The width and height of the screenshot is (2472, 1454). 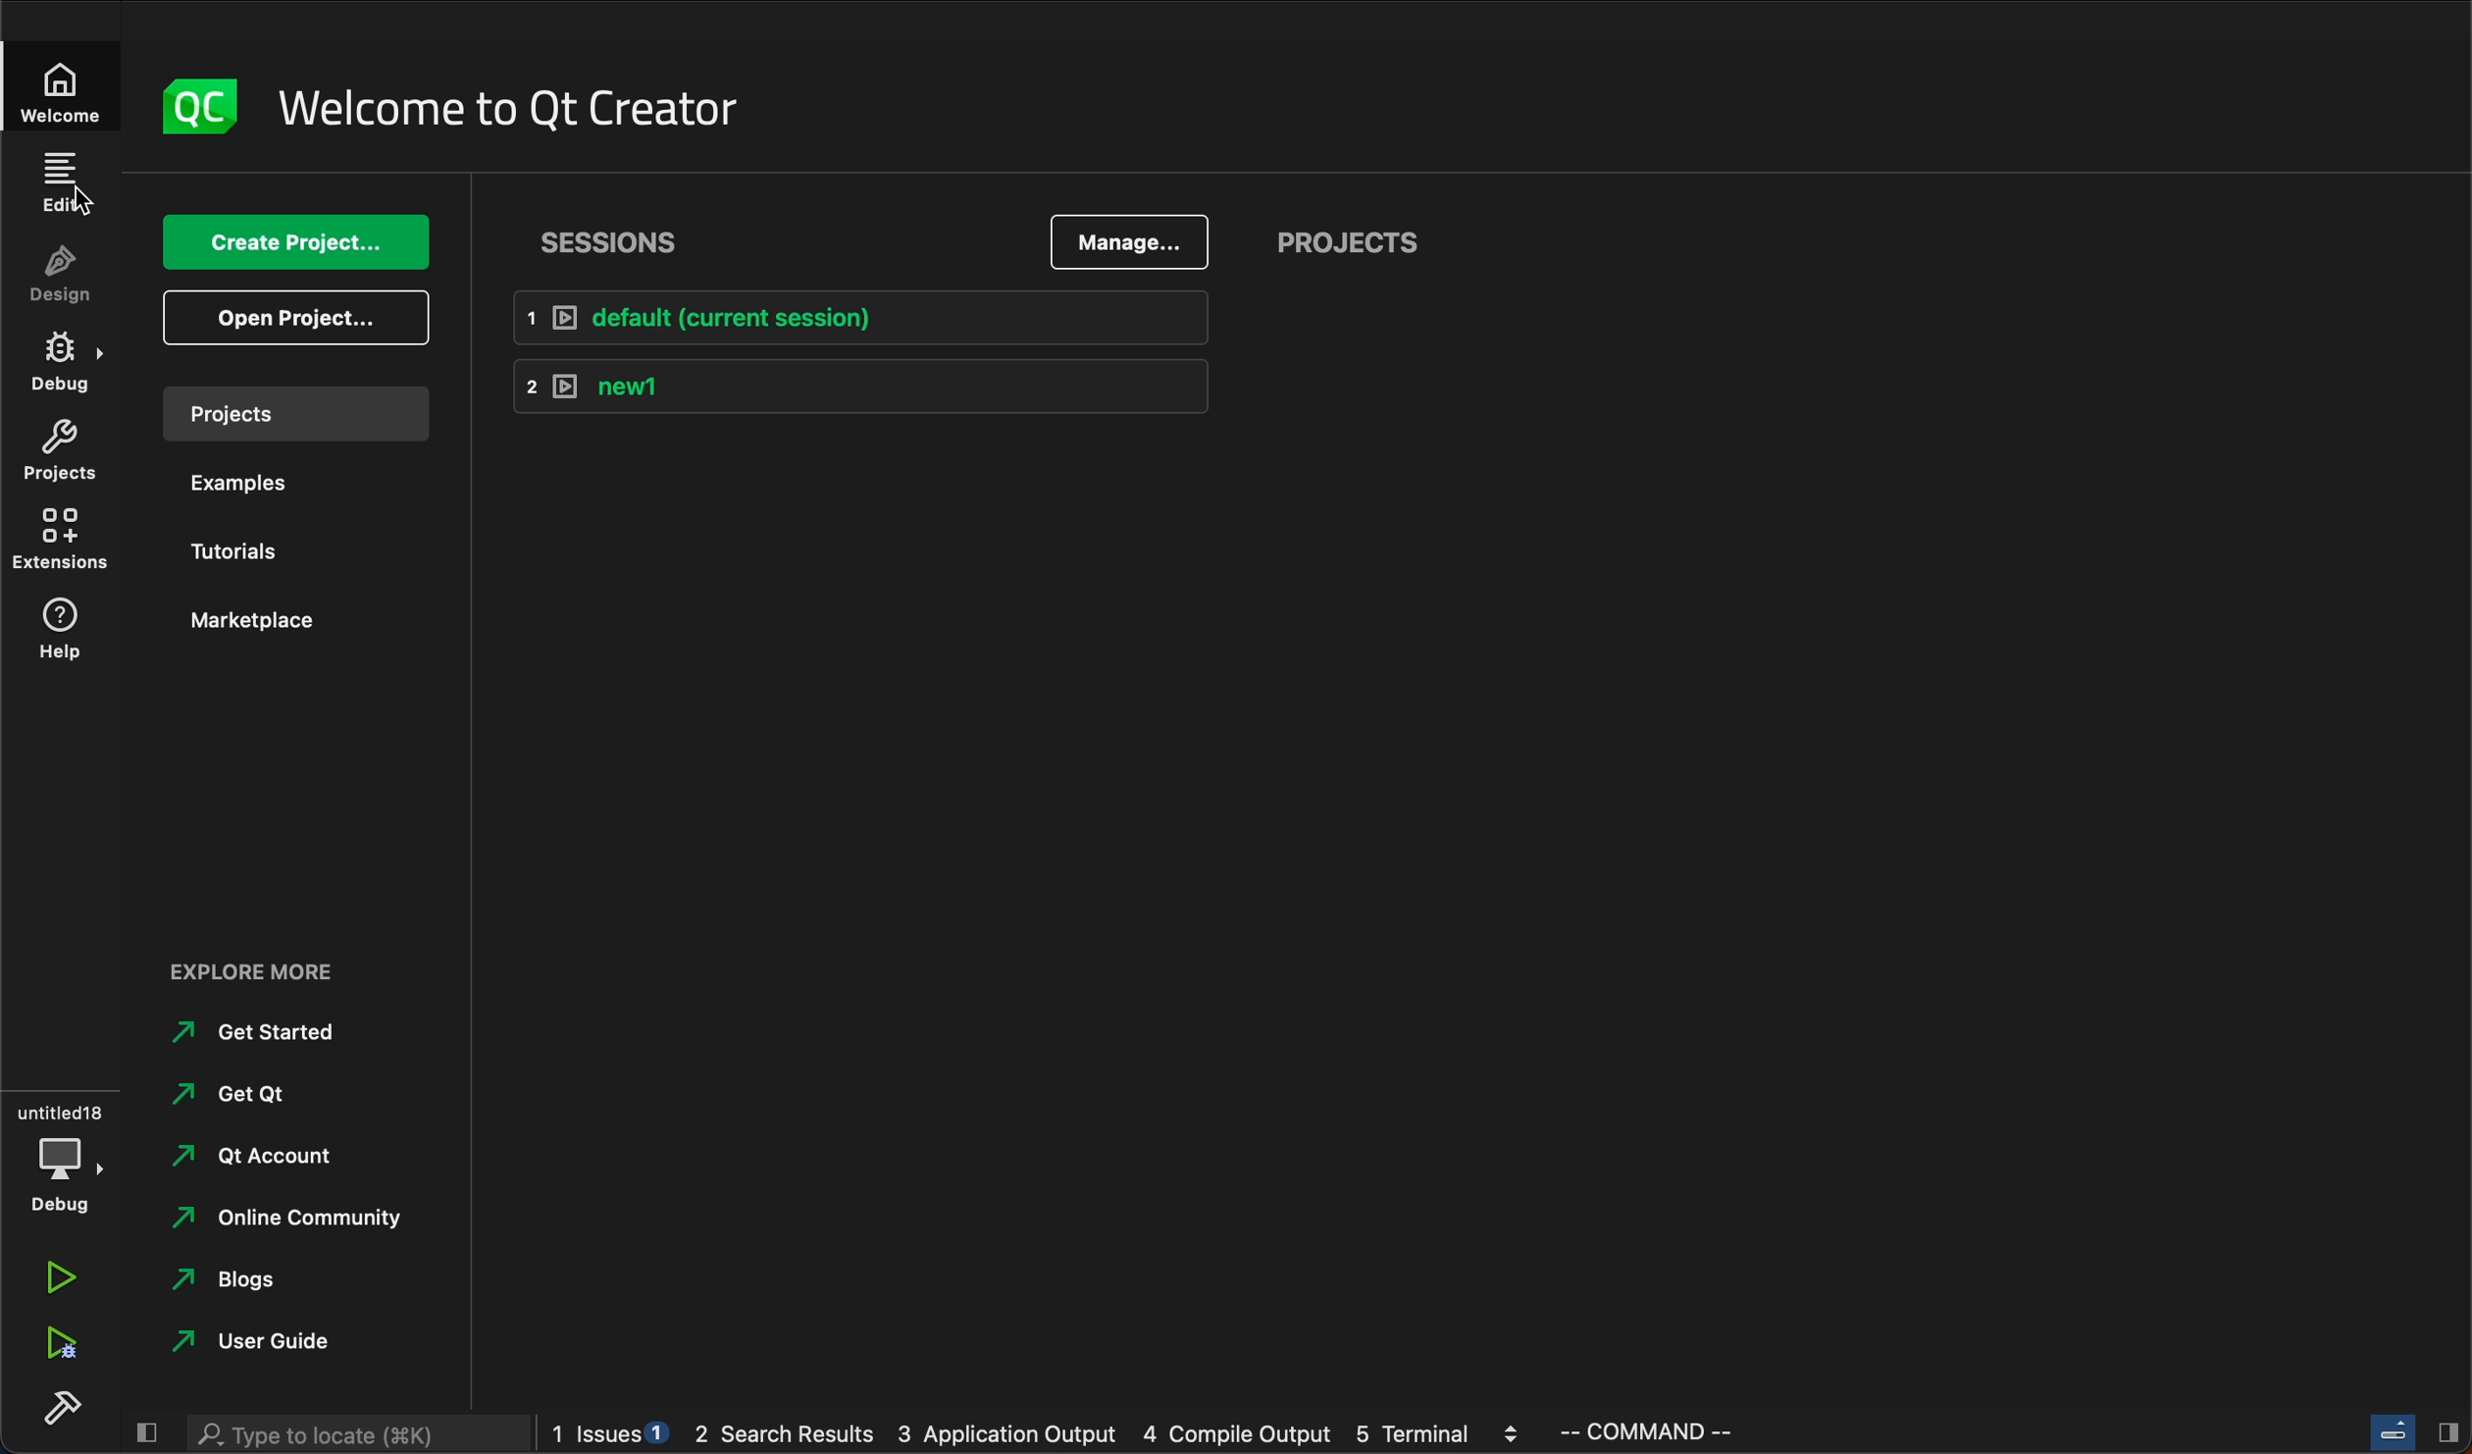 I want to click on run, so click(x=60, y=1281).